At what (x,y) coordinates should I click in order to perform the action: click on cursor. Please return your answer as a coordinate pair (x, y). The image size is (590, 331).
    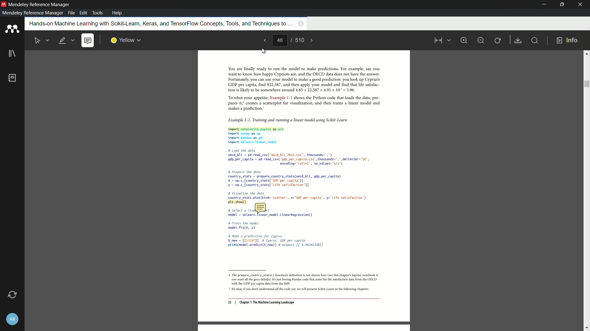
    Looking at the image, I should click on (263, 52).